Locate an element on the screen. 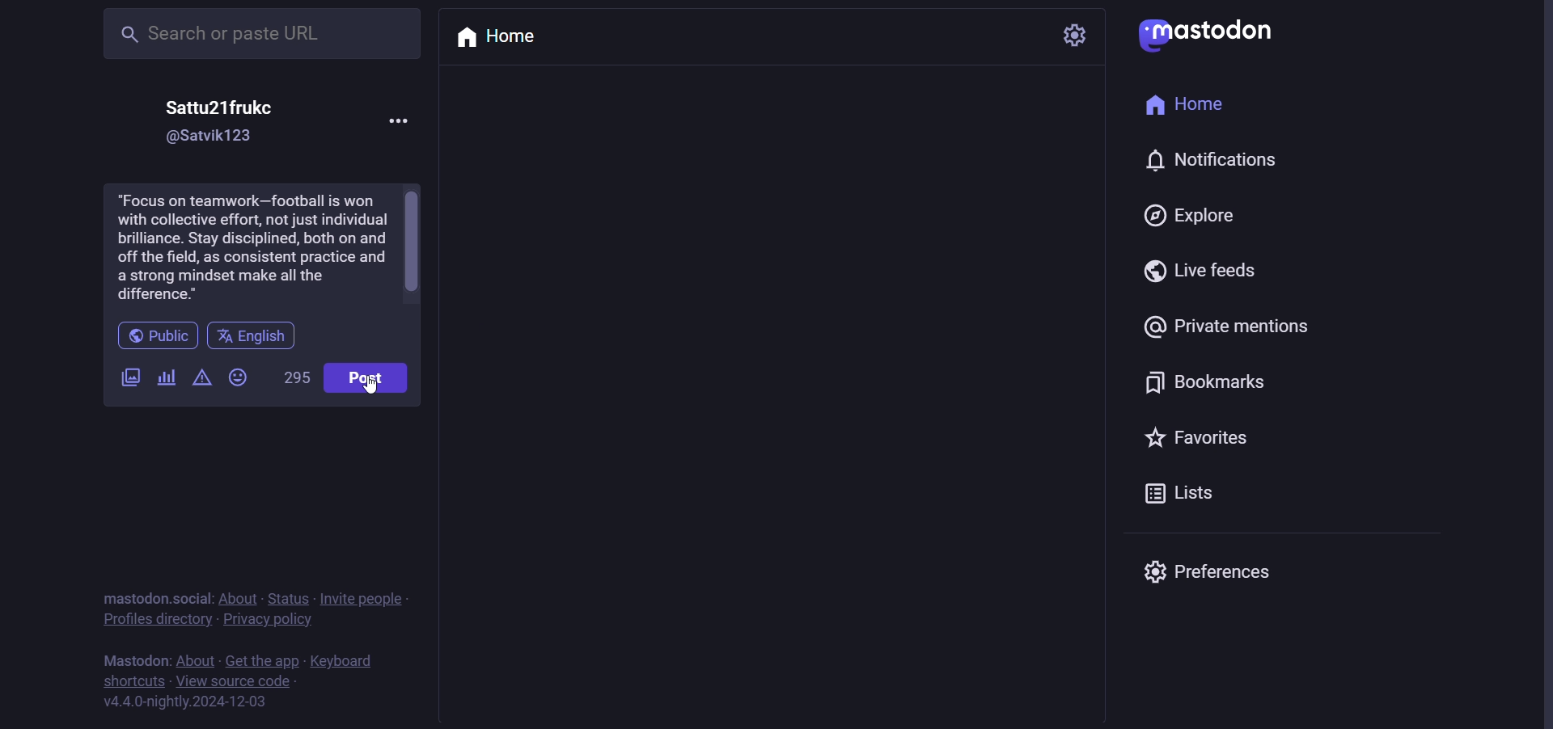 The width and height of the screenshot is (1553, 729). post is located at coordinates (366, 378).